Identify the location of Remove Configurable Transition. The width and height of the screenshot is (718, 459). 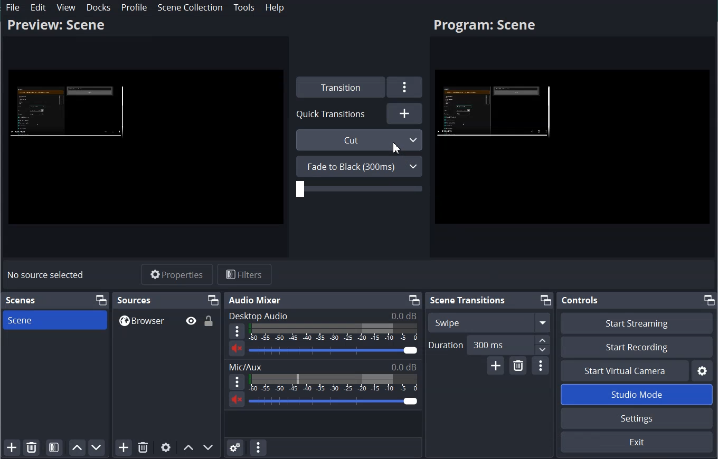
(518, 366).